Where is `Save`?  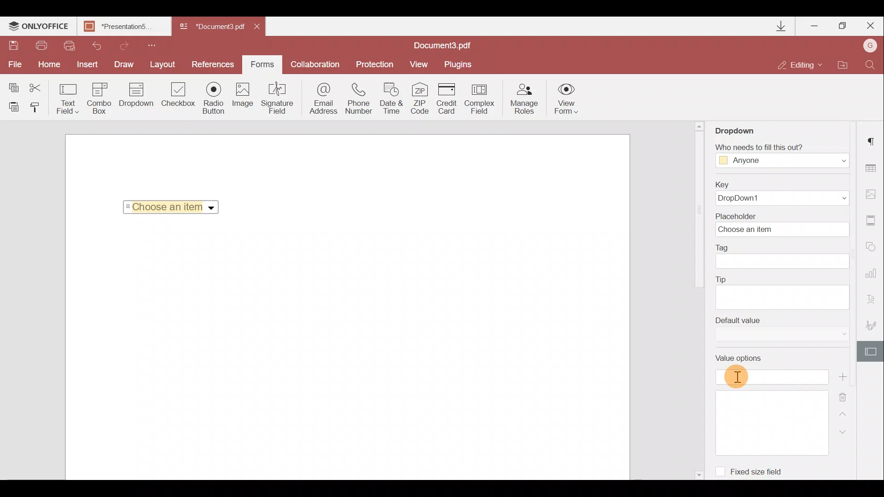 Save is located at coordinates (13, 46).